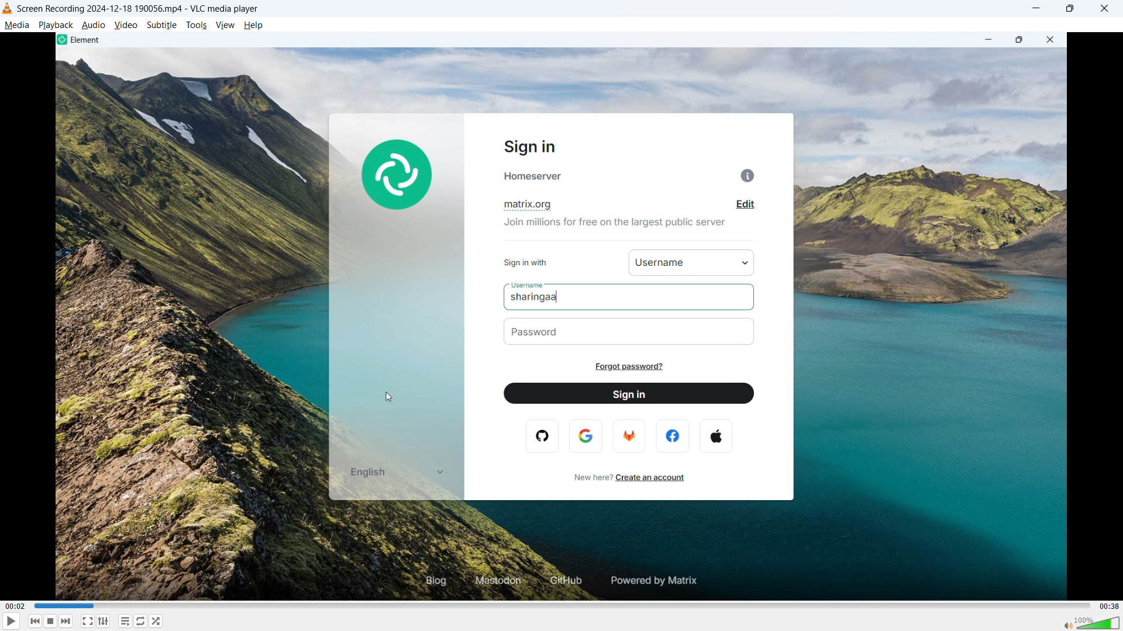 The image size is (1123, 631). Describe the element at coordinates (87, 620) in the screenshot. I see `Full screen ` at that location.